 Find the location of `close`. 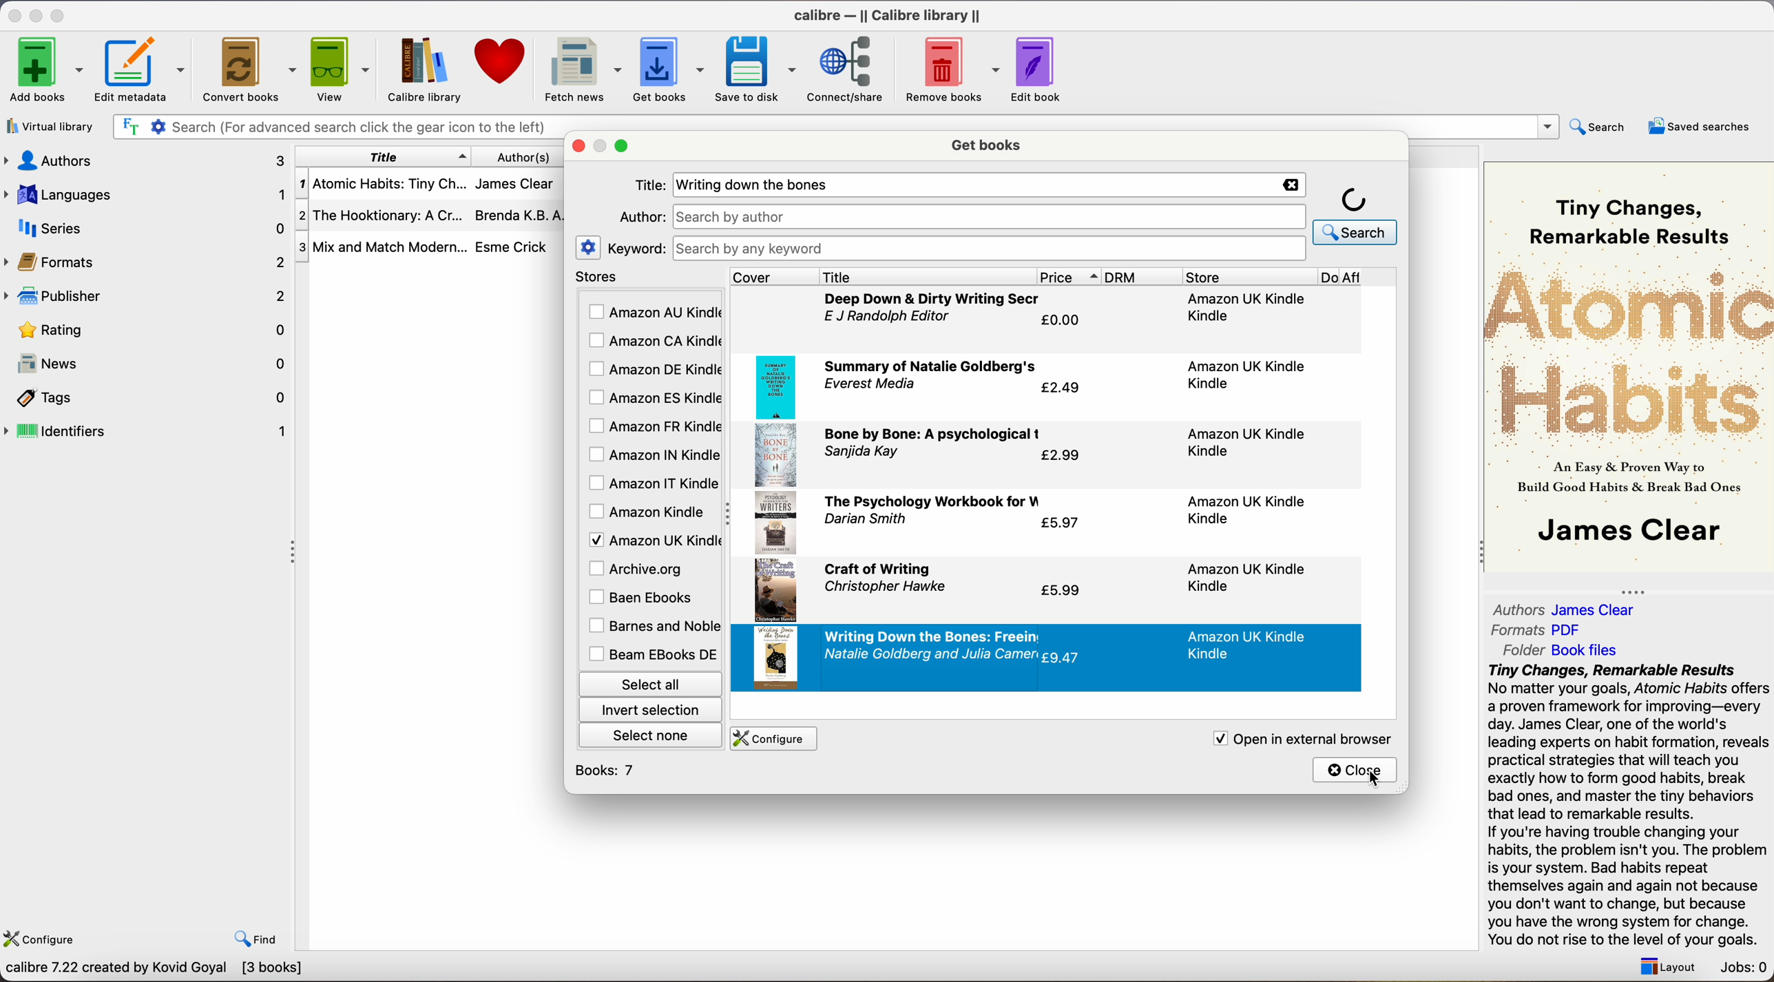

close is located at coordinates (1356, 769).